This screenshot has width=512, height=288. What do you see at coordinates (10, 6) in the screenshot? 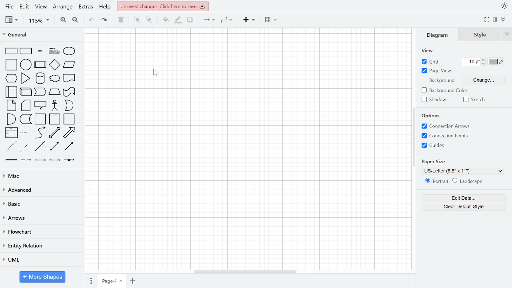
I see `file` at bounding box center [10, 6].